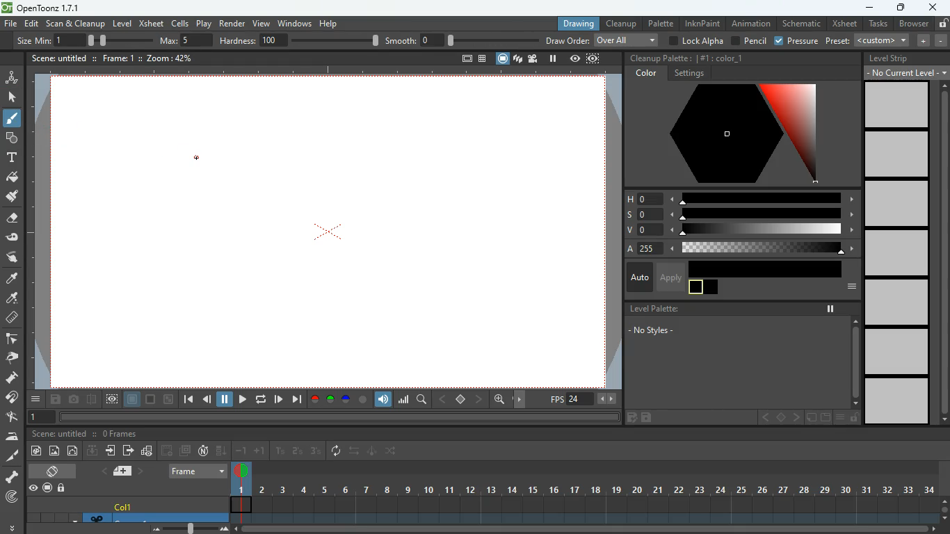 The image size is (950, 534). I want to click on inknpaint, so click(702, 23).